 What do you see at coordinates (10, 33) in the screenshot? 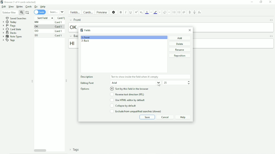
I see `Decks` at bounding box center [10, 33].